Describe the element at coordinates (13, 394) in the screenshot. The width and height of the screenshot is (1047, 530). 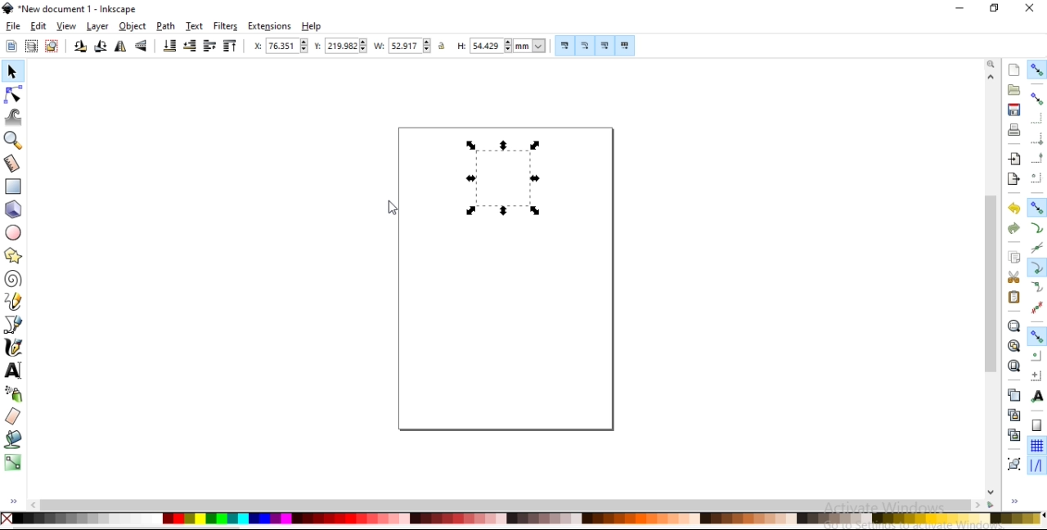
I see `spray objects by sculpting or painting` at that location.